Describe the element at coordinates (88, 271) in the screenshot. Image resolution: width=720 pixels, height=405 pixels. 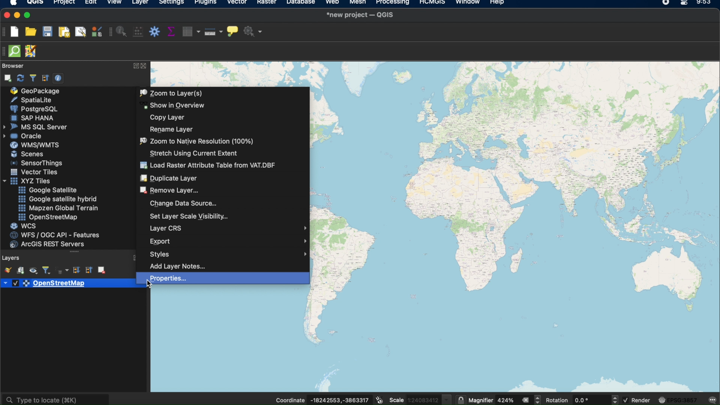
I see `collapse all` at that location.